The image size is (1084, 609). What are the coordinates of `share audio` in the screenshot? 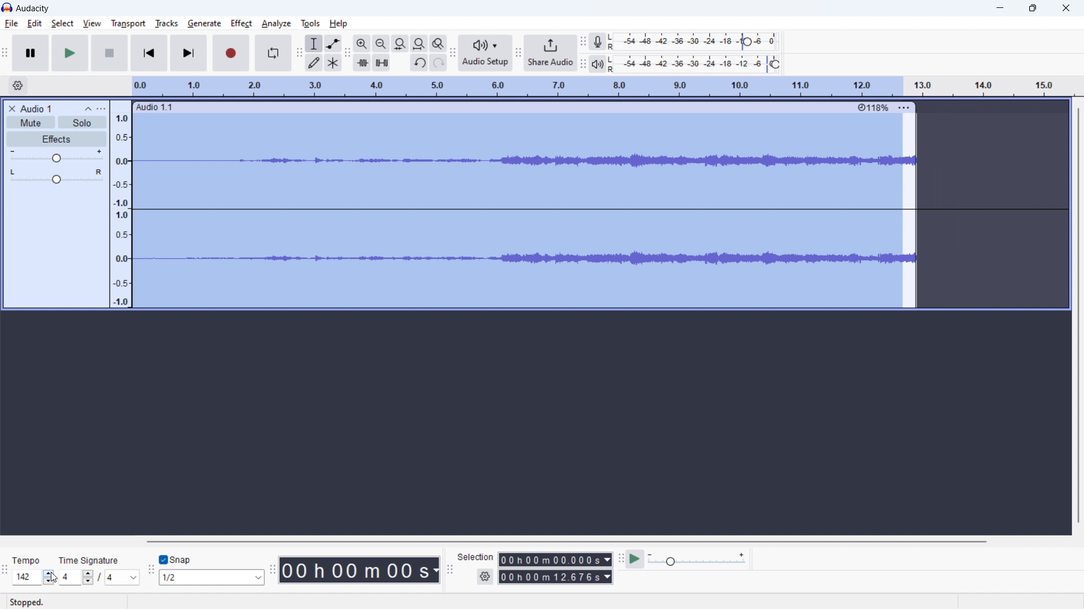 It's located at (550, 53).